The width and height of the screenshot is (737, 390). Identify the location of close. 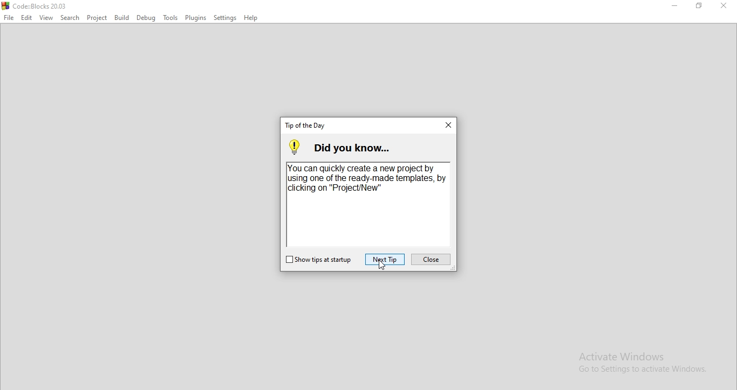
(446, 126).